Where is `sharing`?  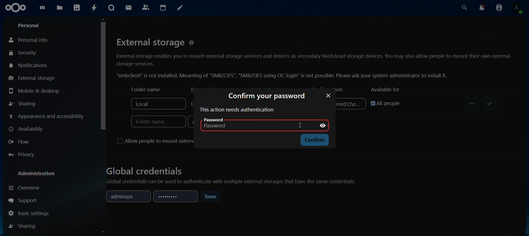
sharing is located at coordinates (24, 226).